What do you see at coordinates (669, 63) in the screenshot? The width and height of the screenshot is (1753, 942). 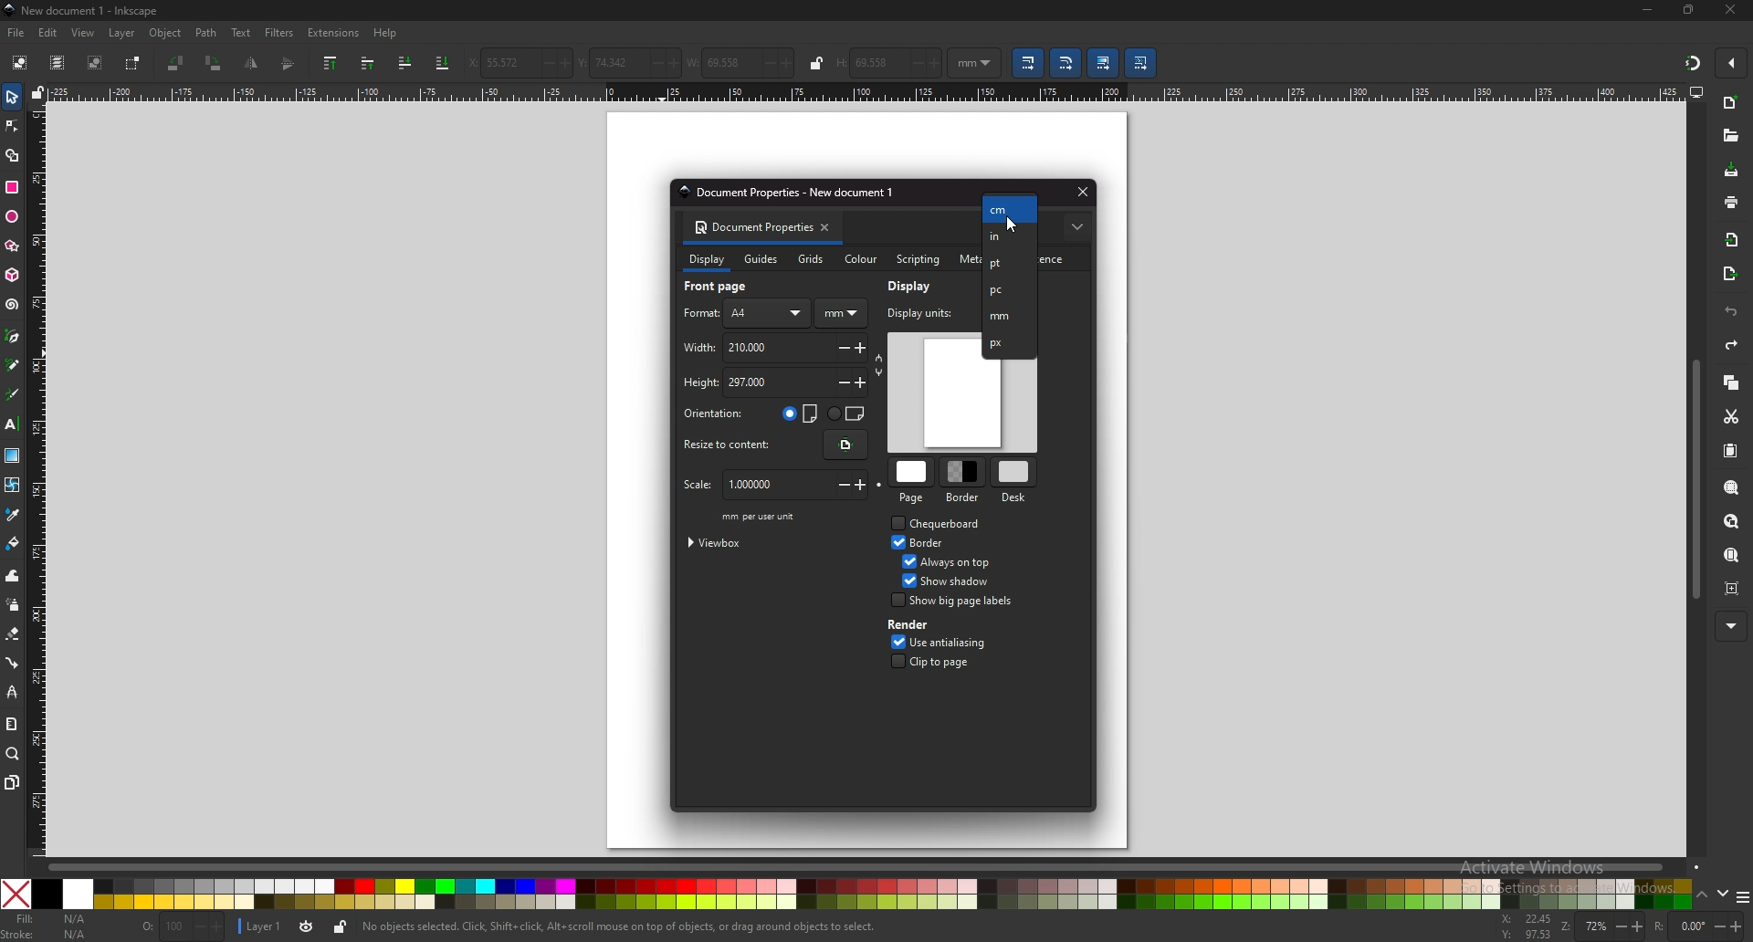 I see `+` at bounding box center [669, 63].